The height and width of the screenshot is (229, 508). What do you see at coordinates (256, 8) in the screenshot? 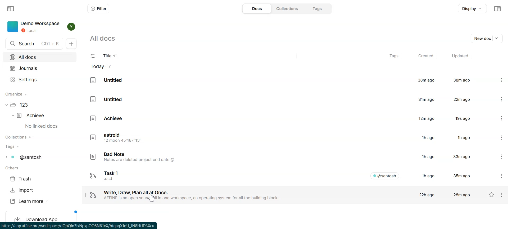
I see `Docs` at bounding box center [256, 8].